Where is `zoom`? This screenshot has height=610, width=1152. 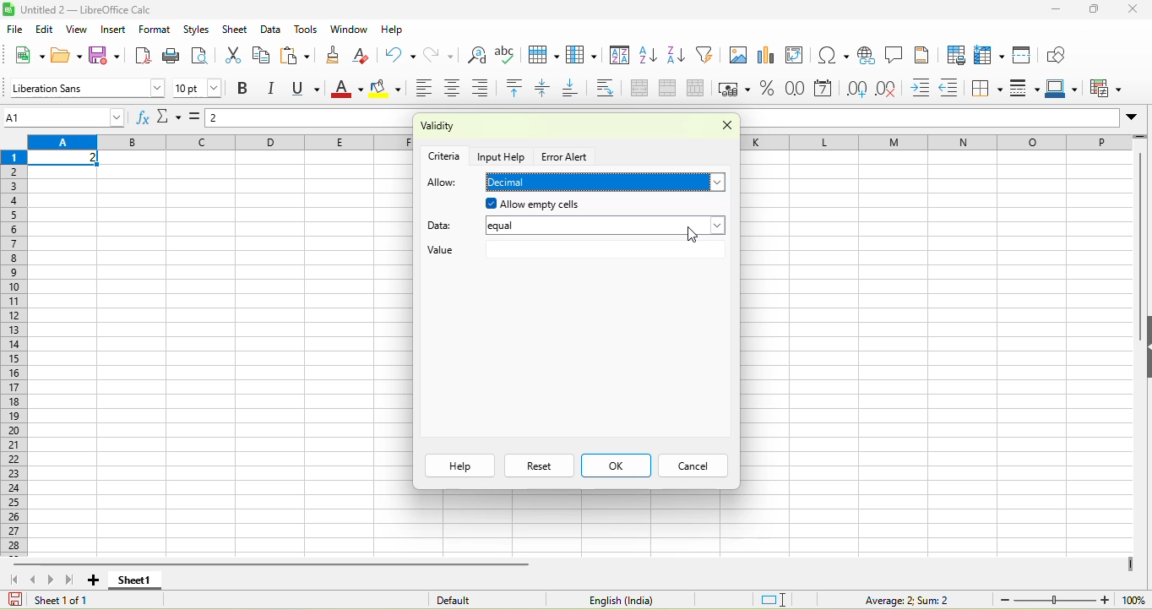
zoom is located at coordinates (1055, 599).